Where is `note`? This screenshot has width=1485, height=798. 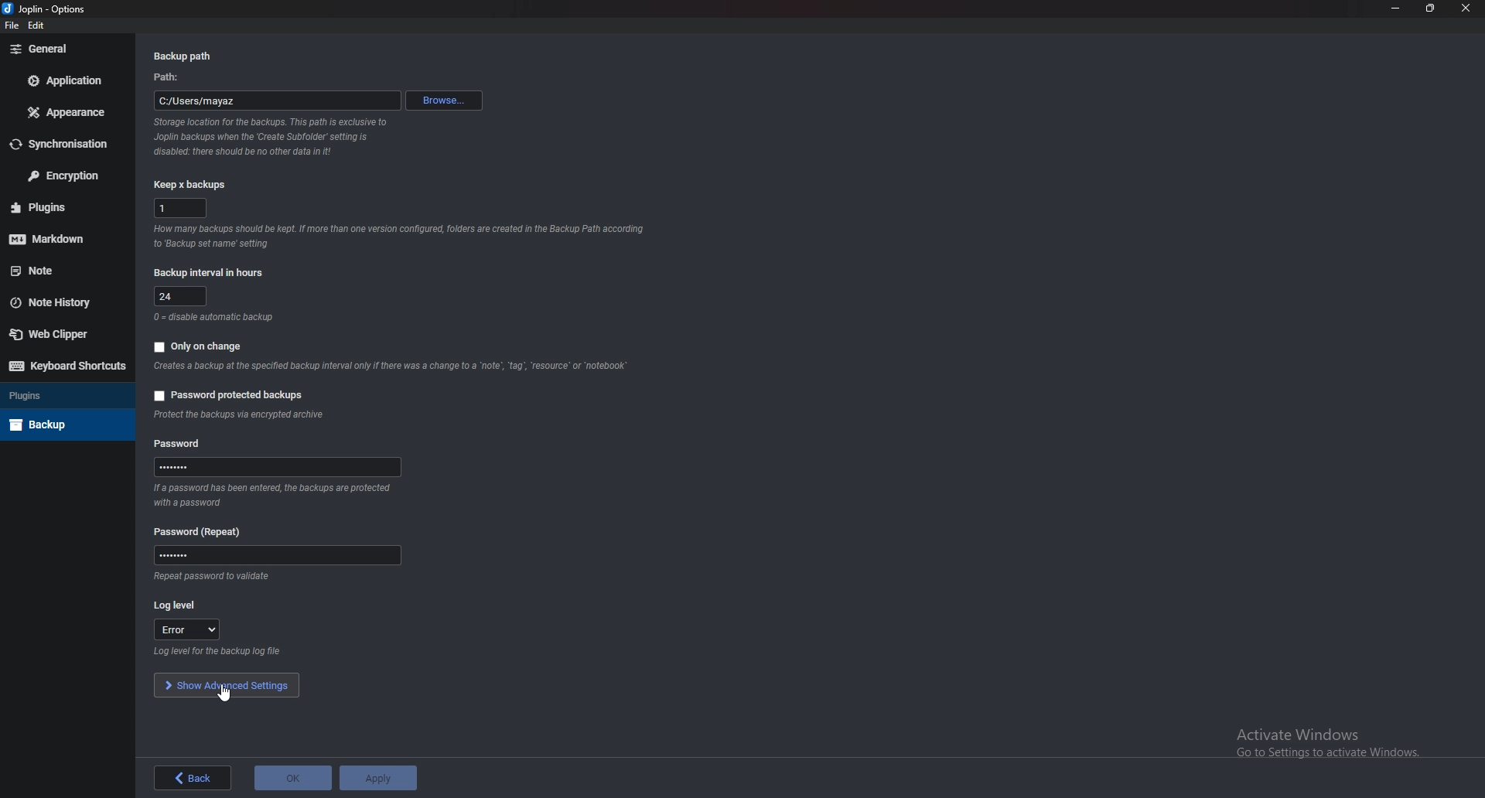
note is located at coordinates (61, 271).